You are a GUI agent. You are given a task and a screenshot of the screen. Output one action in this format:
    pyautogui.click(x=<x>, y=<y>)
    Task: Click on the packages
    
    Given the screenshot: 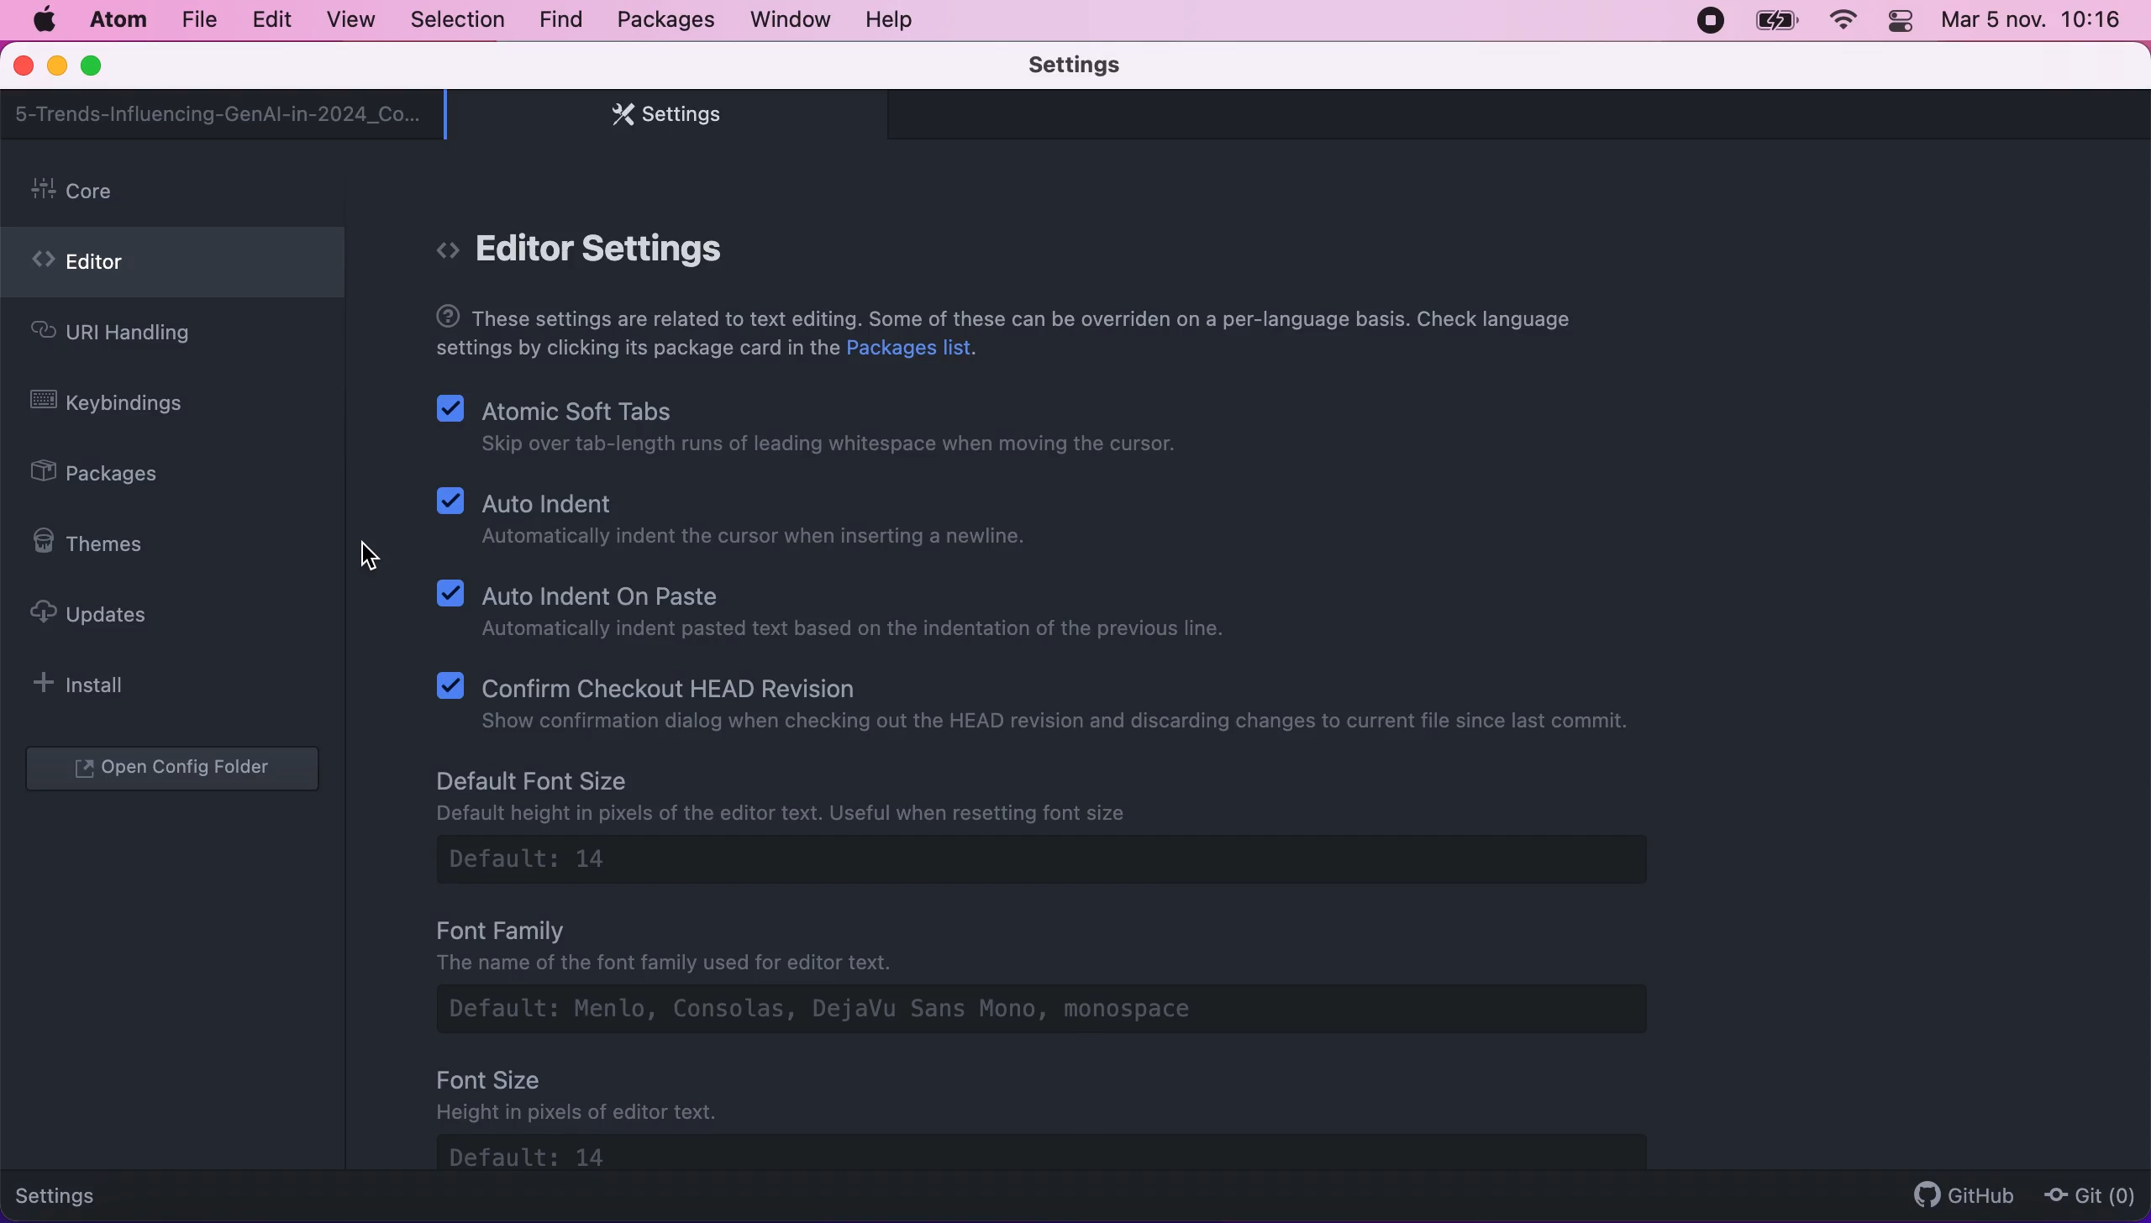 What is the action you would take?
    pyautogui.click(x=663, y=20)
    